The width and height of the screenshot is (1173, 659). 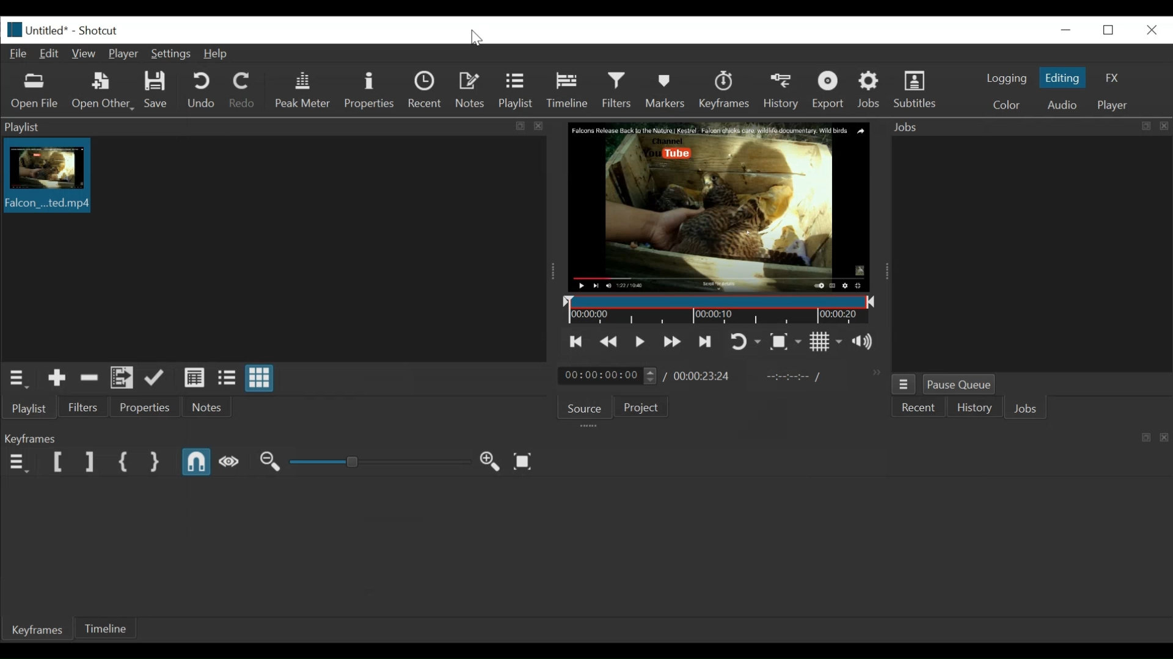 What do you see at coordinates (201, 91) in the screenshot?
I see `Undo` at bounding box center [201, 91].